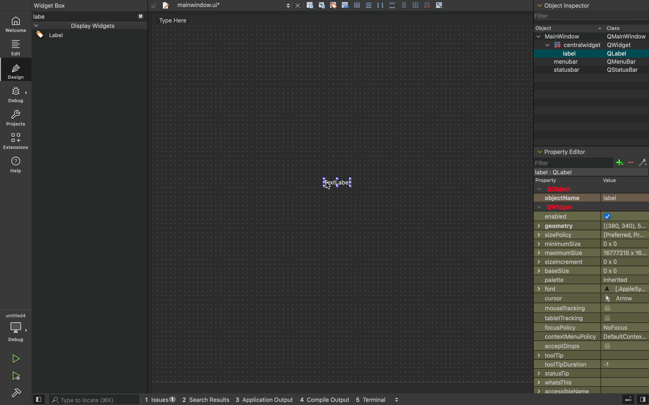  I want to click on icon, so click(358, 5).